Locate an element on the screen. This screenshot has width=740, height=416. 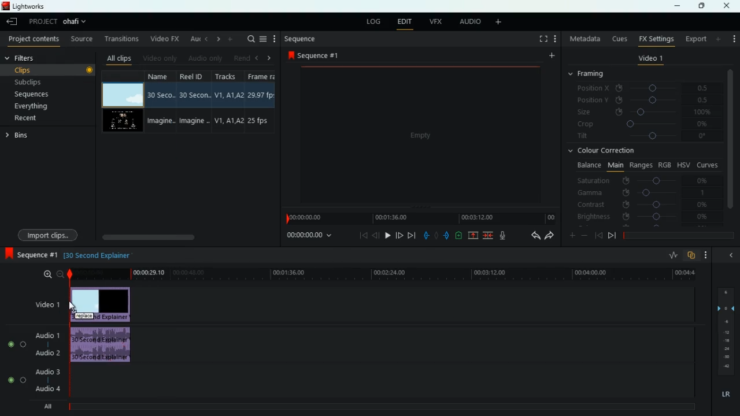
cursor is located at coordinates (72, 305).